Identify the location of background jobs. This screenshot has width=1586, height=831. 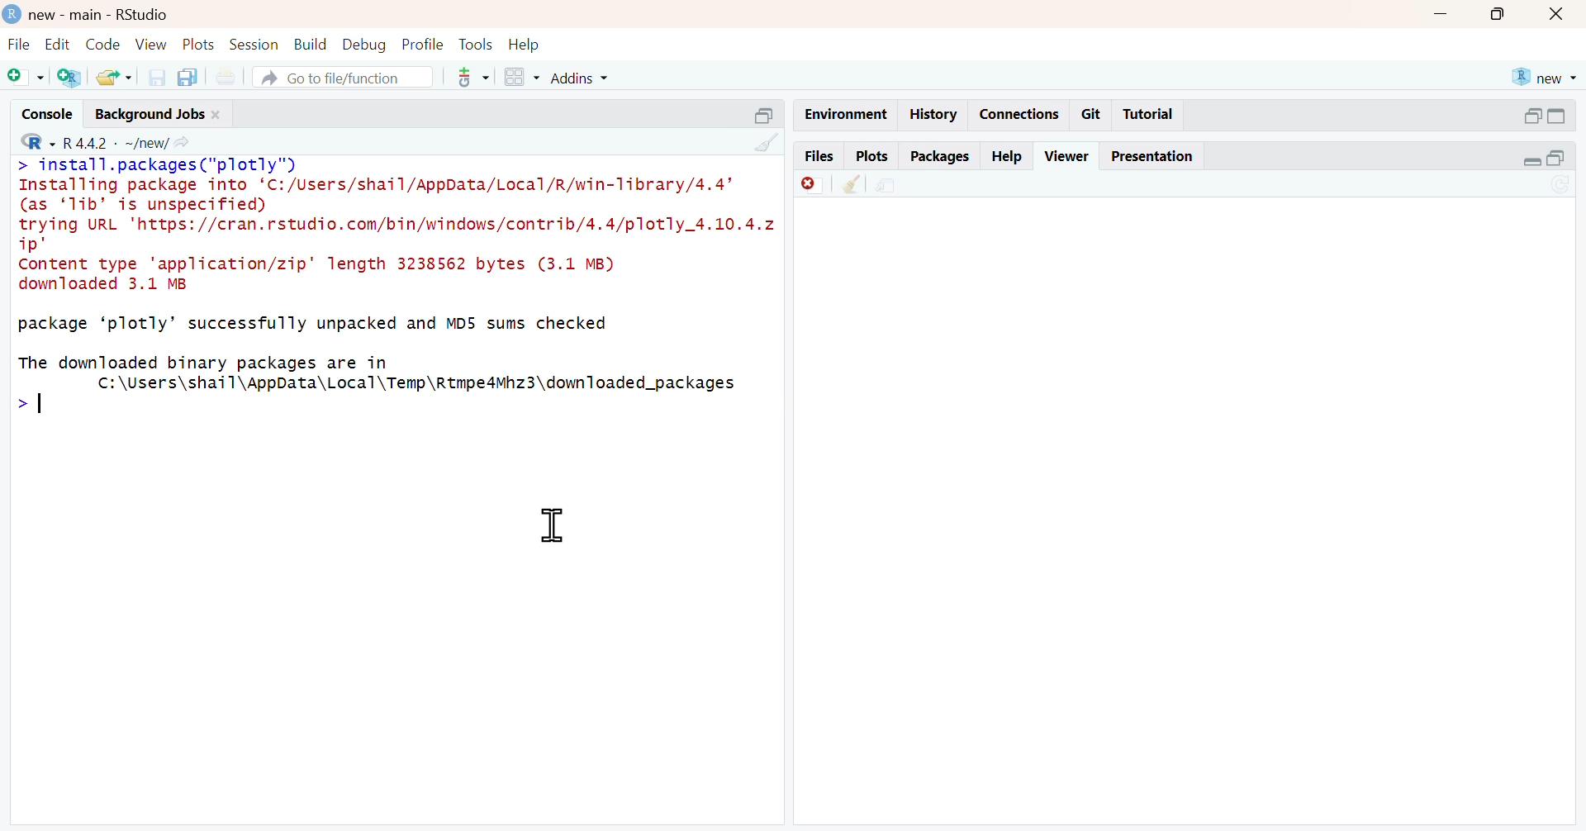
(146, 113).